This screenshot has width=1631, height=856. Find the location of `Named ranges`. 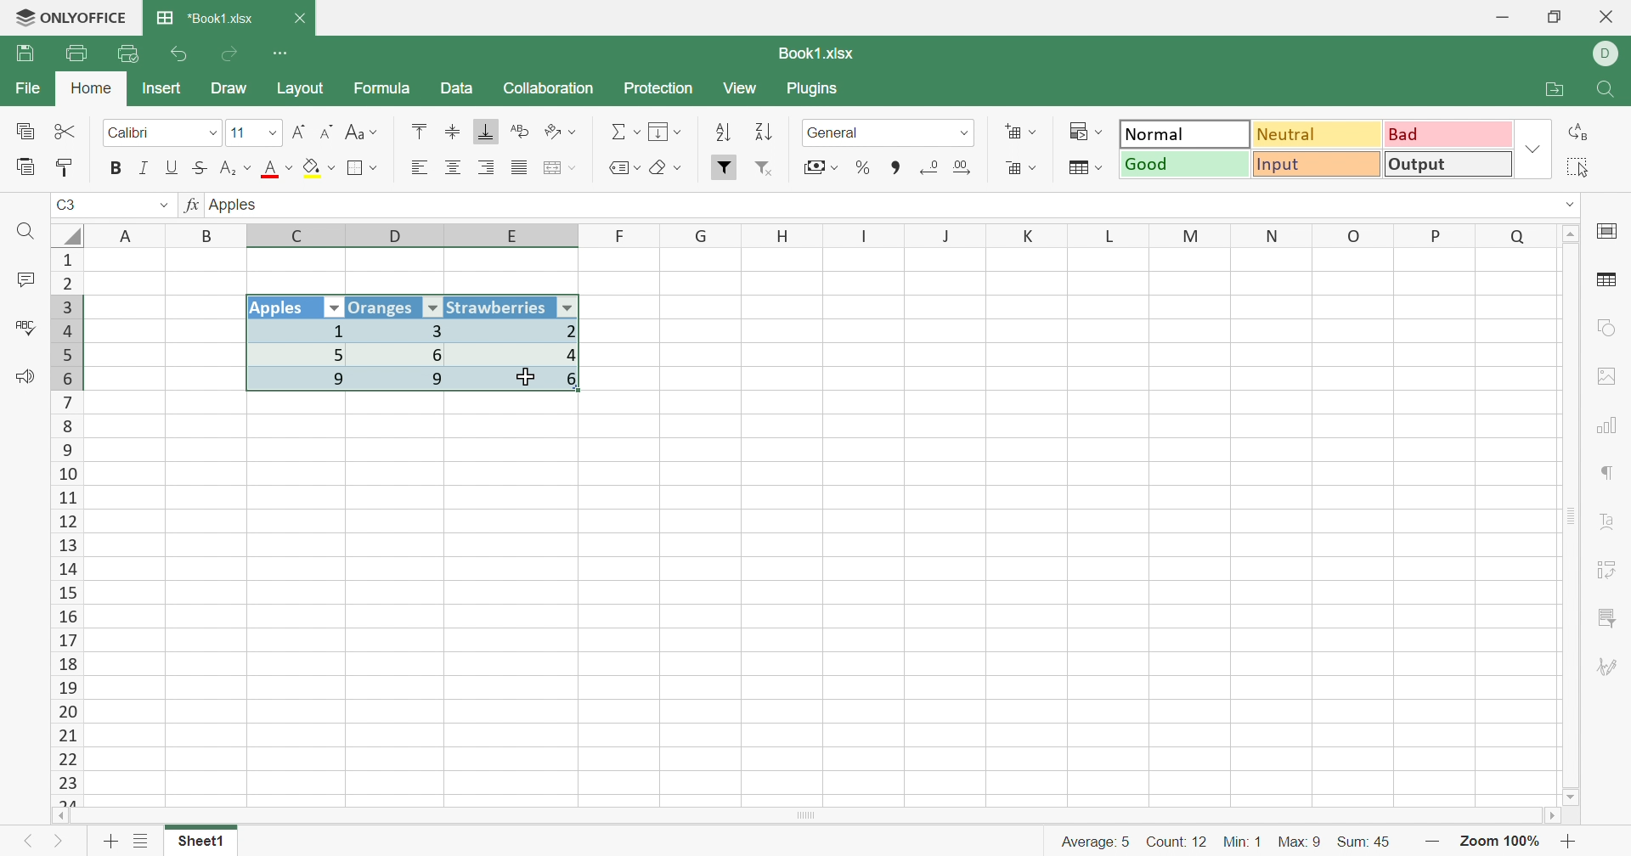

Named ranges is located at coordinates (621, 167).